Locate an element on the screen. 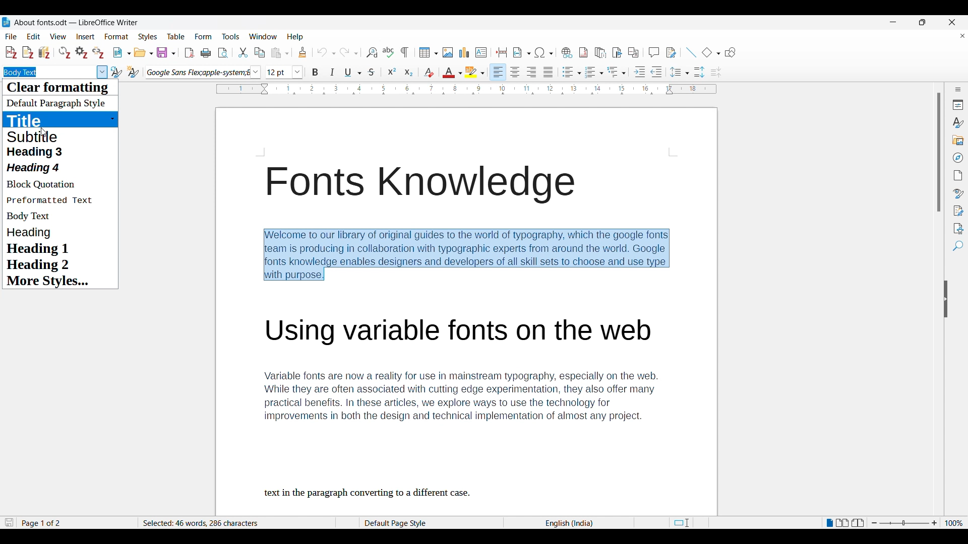 Image resolution: width=968 pixels, height=544 pixels. Superscript is located at coordinates (392, 72).